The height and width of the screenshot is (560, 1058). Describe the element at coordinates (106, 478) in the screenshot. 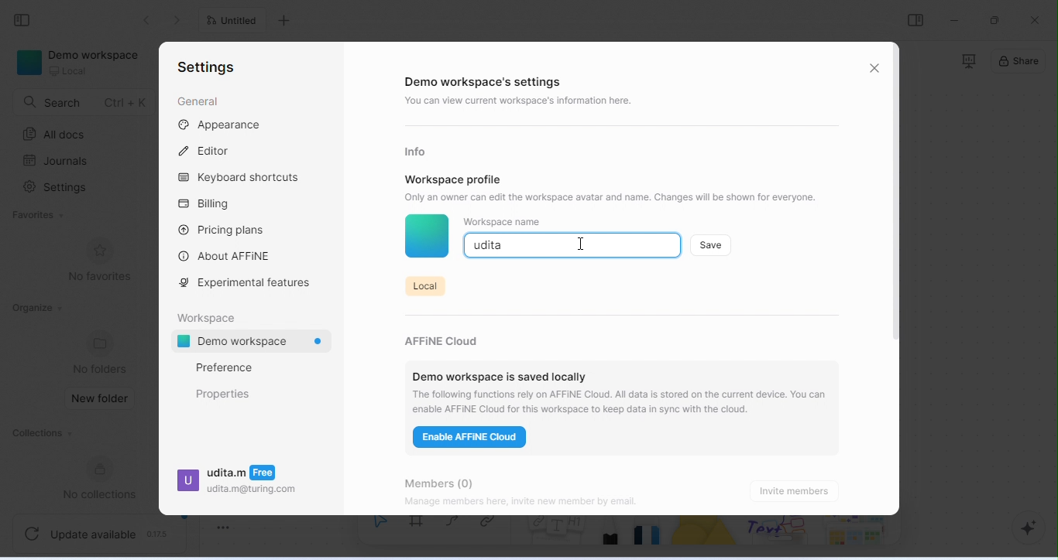

I see `new collections` at that location.